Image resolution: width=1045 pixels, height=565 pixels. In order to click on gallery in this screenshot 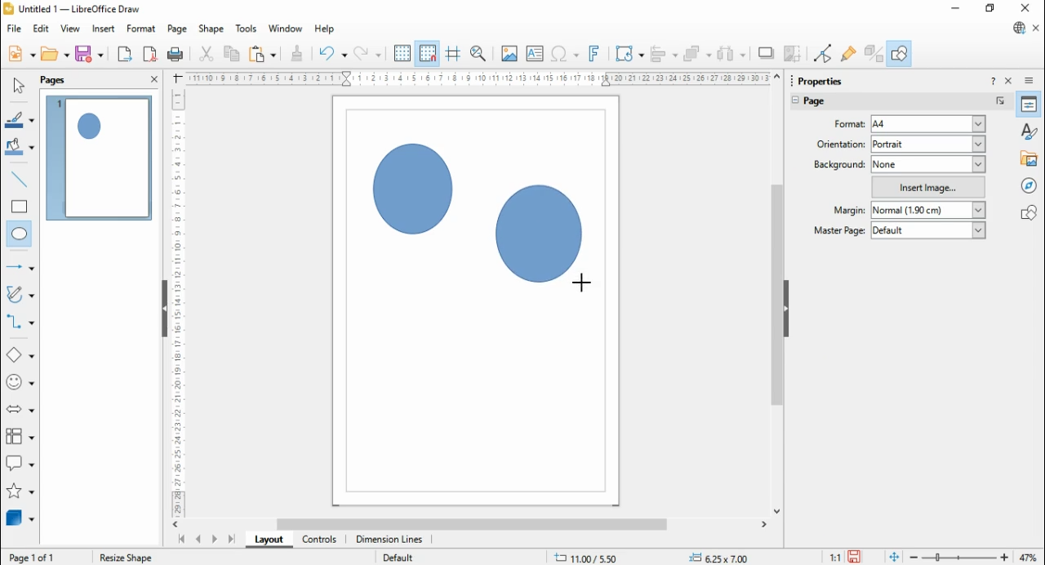, I will do `click(1030, 158)`.